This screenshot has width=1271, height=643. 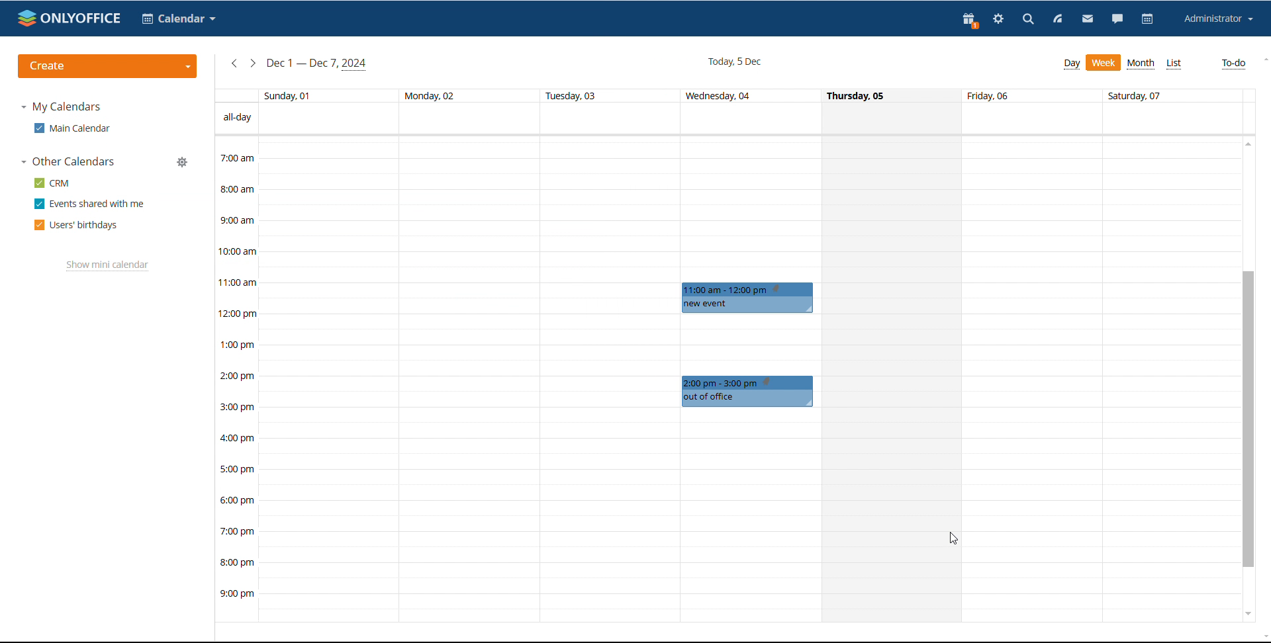 What do you see at coordinates (955, 538) in the screenshot?
I see `cursor` at bounding box center [955, 538].